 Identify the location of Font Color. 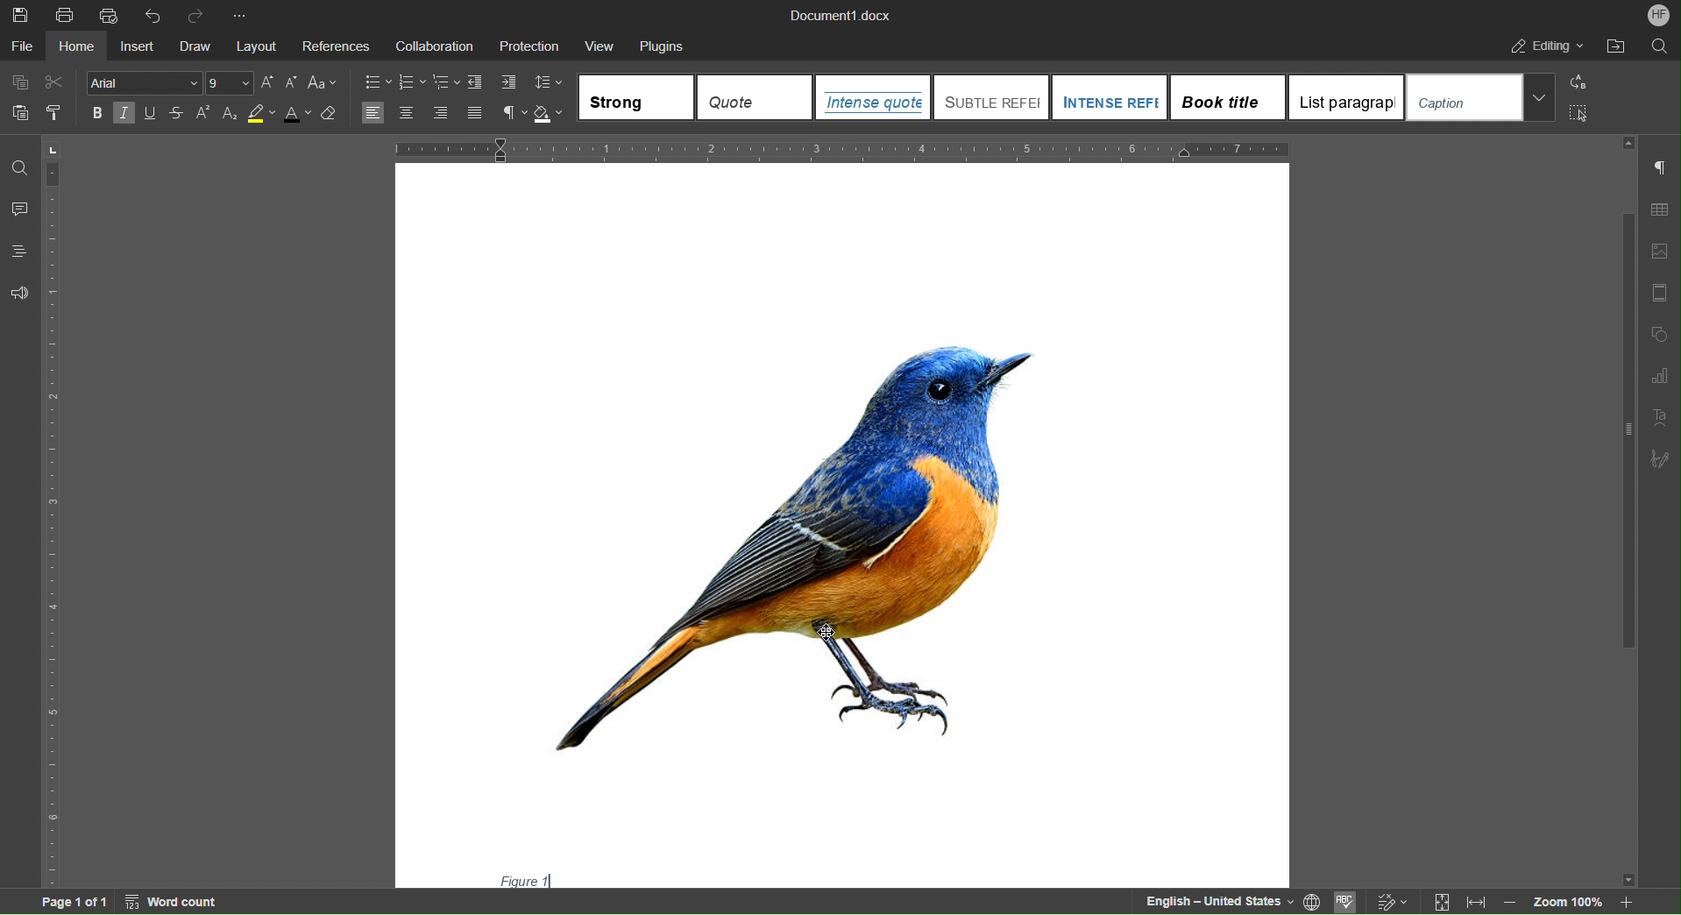
(297, 115).